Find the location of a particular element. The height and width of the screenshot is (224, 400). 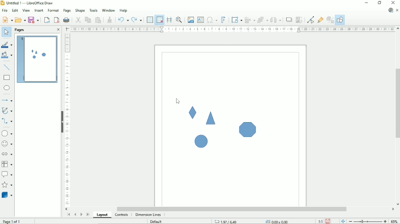

Lines and arrows is located at coordinates (8, 101).